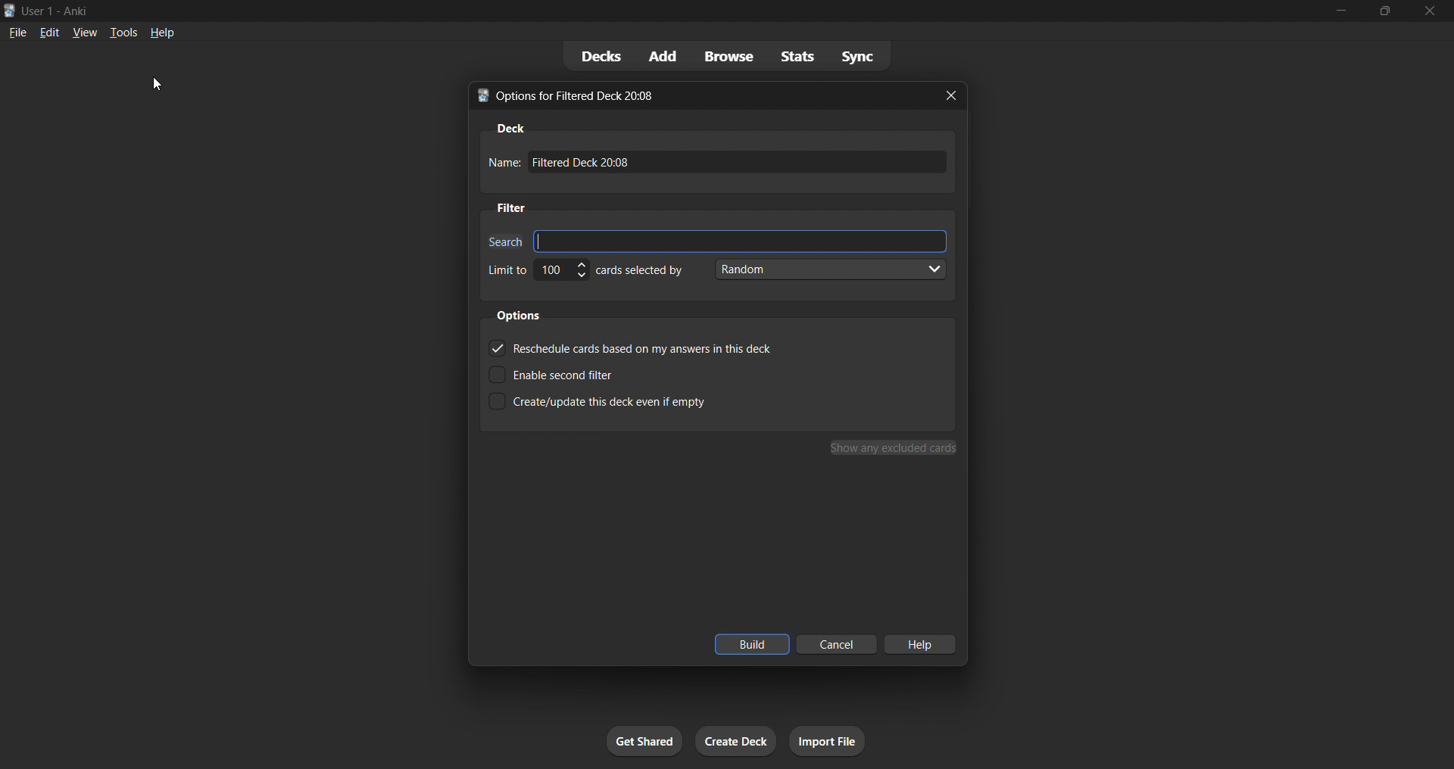  What do you see at coordinates (741, 161) in the screenshot?
I see `filtered deck name ` at bounding box center [741, 161].